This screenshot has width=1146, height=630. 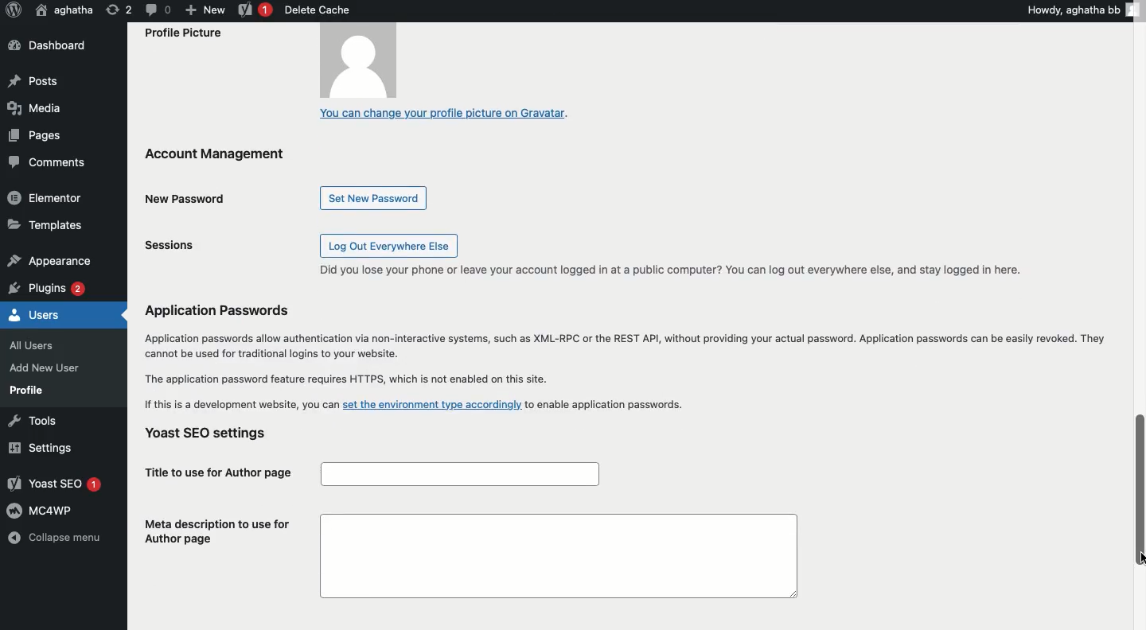 I want to click on Title to use for author page, so click(x=369, y=474).